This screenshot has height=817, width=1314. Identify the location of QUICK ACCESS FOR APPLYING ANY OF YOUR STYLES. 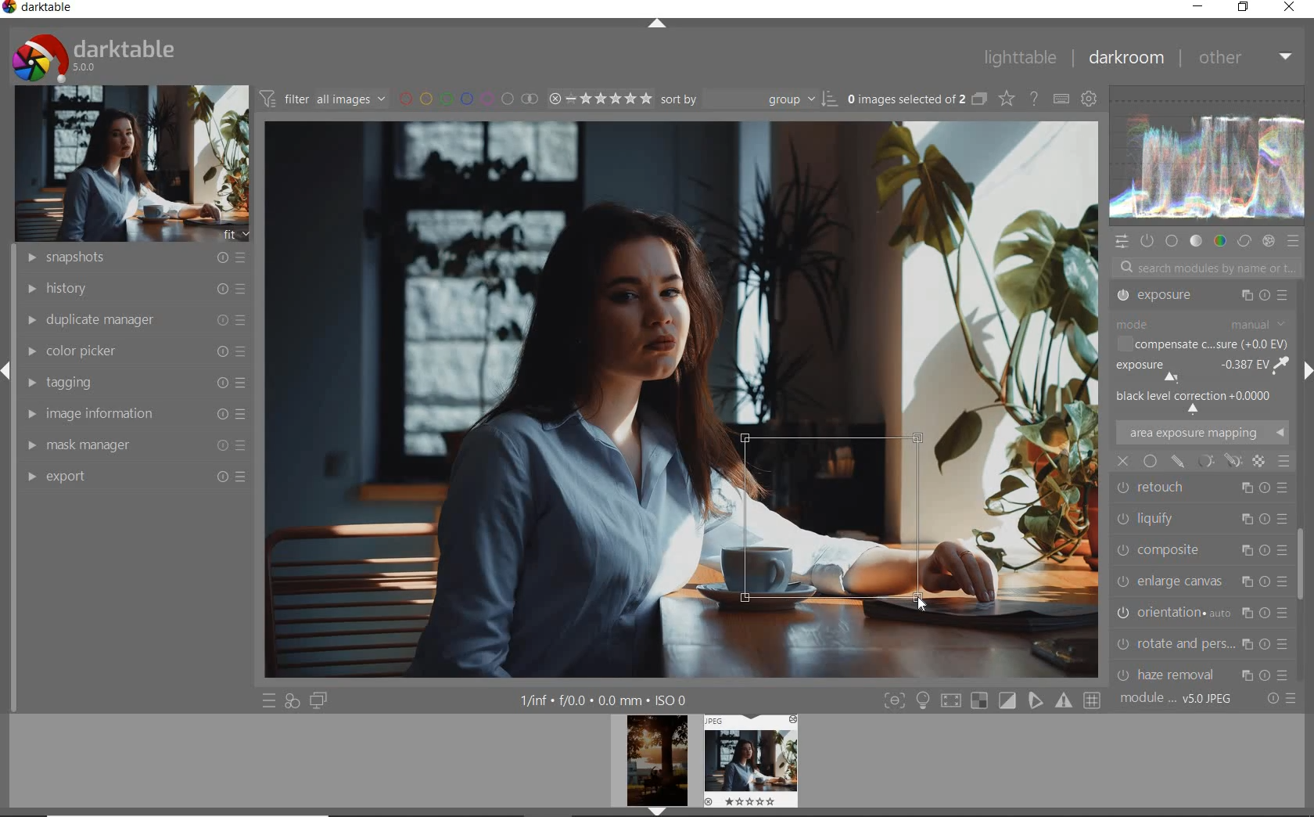
(293, 701).